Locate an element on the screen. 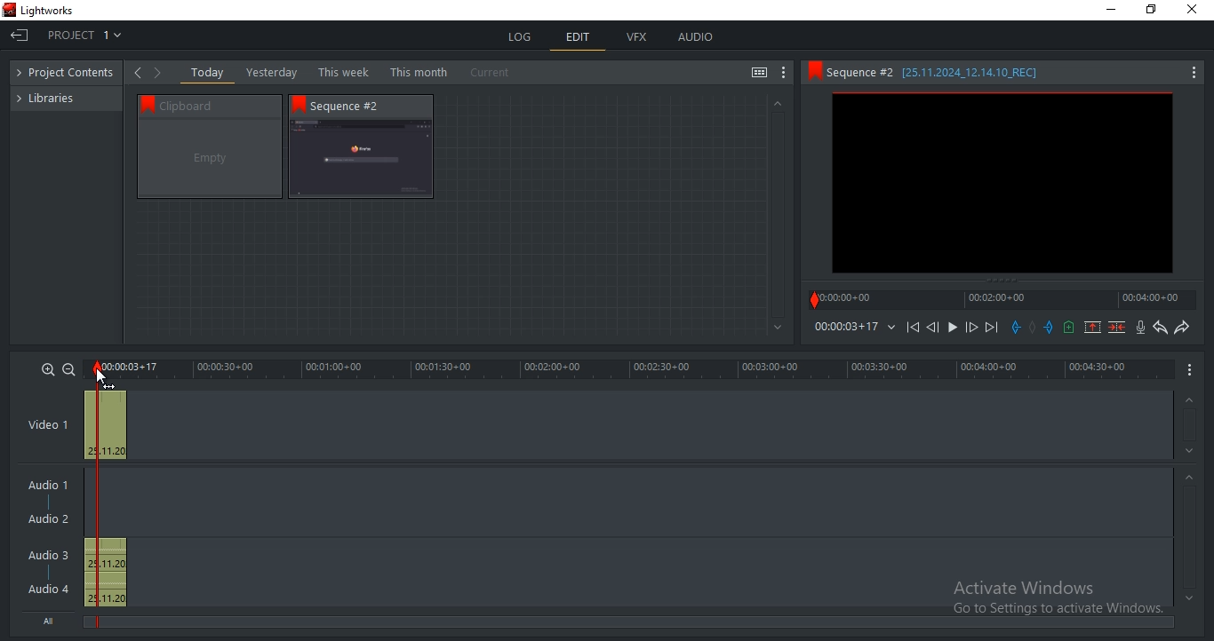  mark in is located at coordinates (1016, 327).